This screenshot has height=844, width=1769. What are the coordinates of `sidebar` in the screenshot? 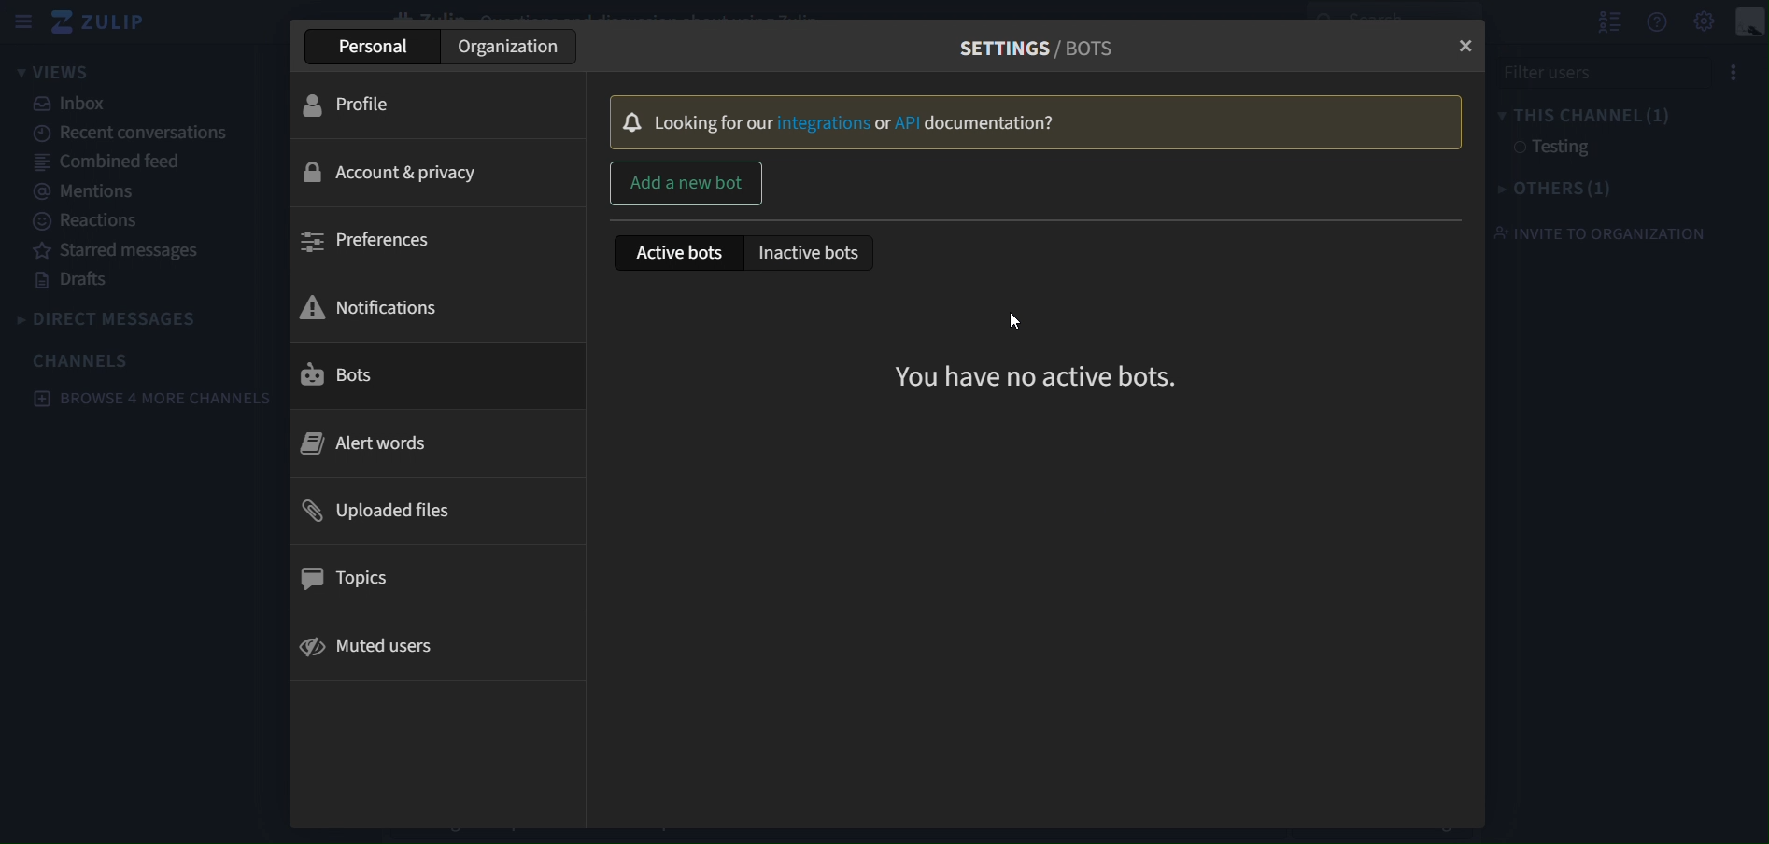 It's located at (22, 21).